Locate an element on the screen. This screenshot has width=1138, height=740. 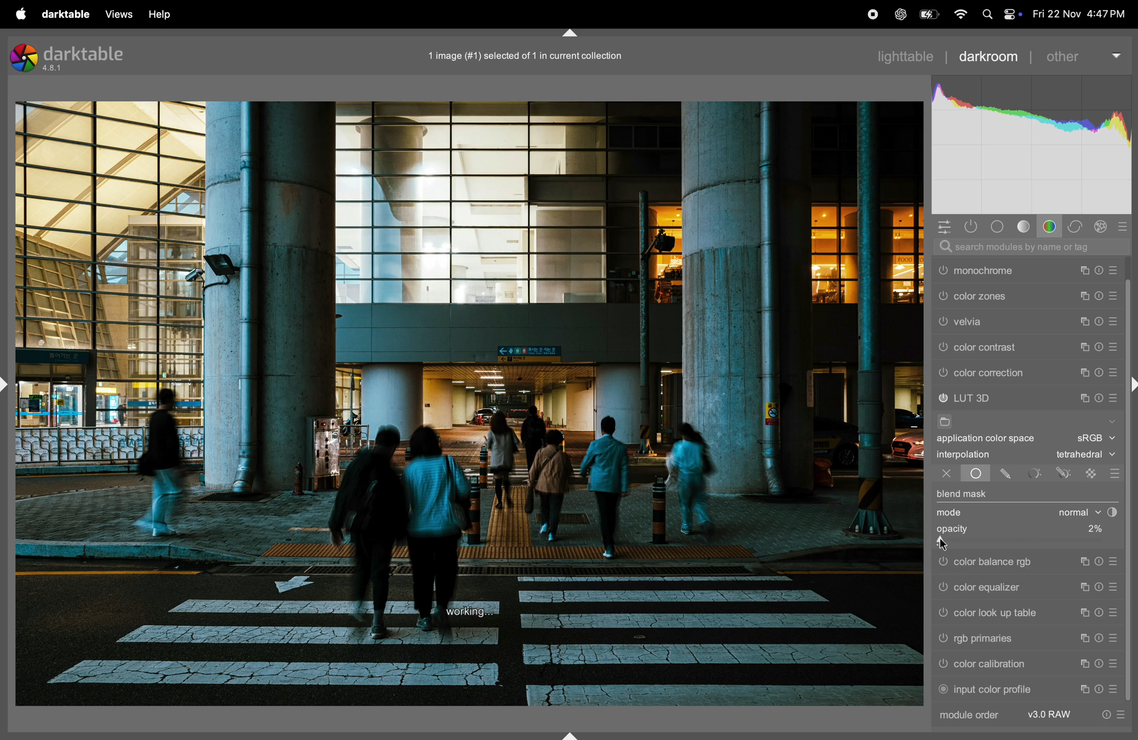
0% is located at coordinates (1087, 528).